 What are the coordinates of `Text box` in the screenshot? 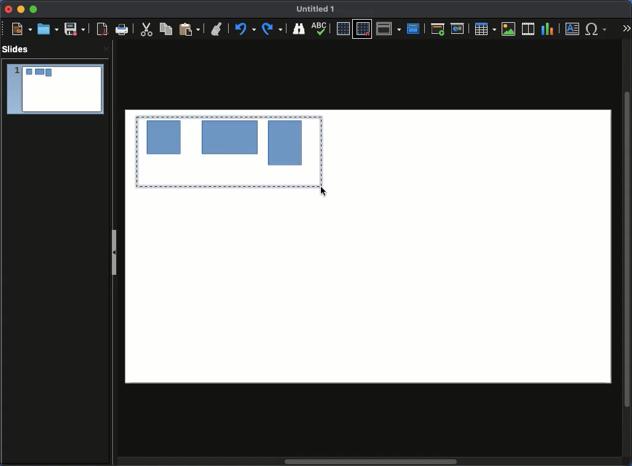 It's located at (573, 29).